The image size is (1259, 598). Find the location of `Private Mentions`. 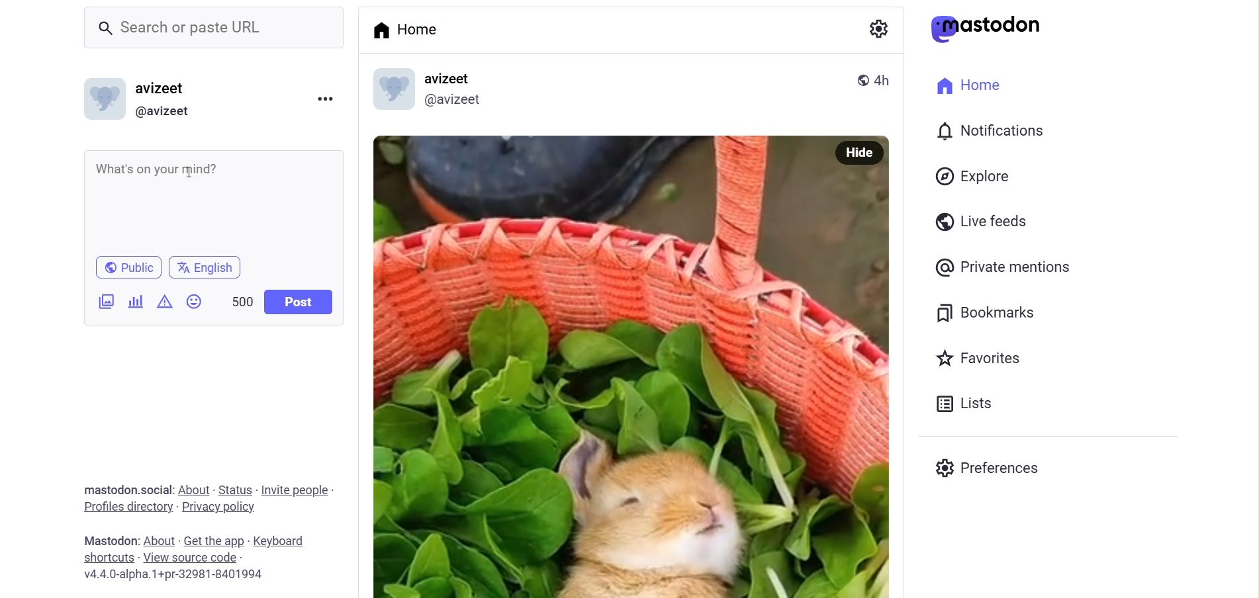

Private Mentions is located at coordinates (1004, 266).